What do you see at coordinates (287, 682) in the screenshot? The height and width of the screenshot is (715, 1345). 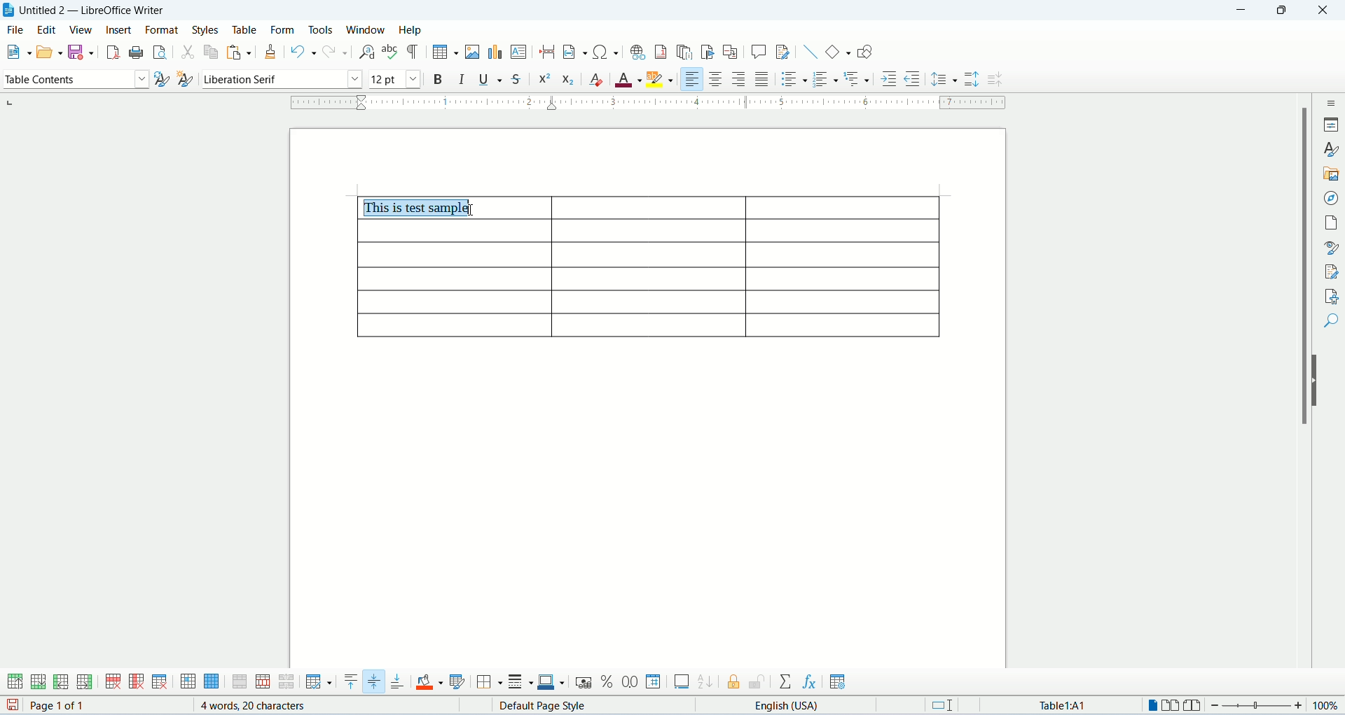 I see `split table` at bounding box center [287, 682].